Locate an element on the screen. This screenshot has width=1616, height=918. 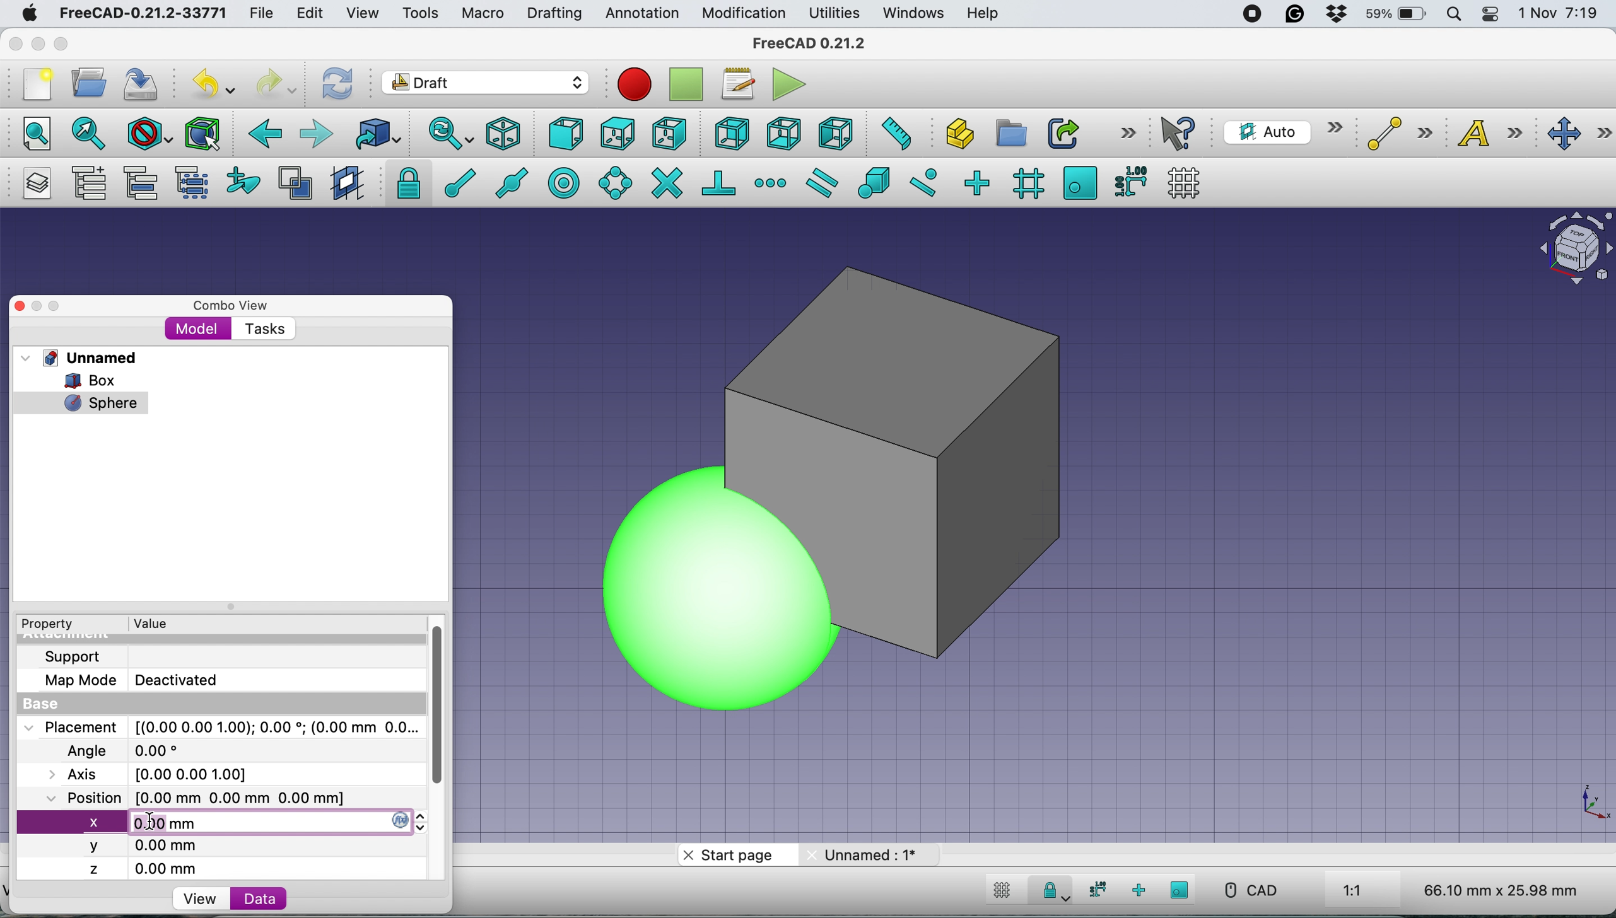
battery is located at coordinates (1392, 15).